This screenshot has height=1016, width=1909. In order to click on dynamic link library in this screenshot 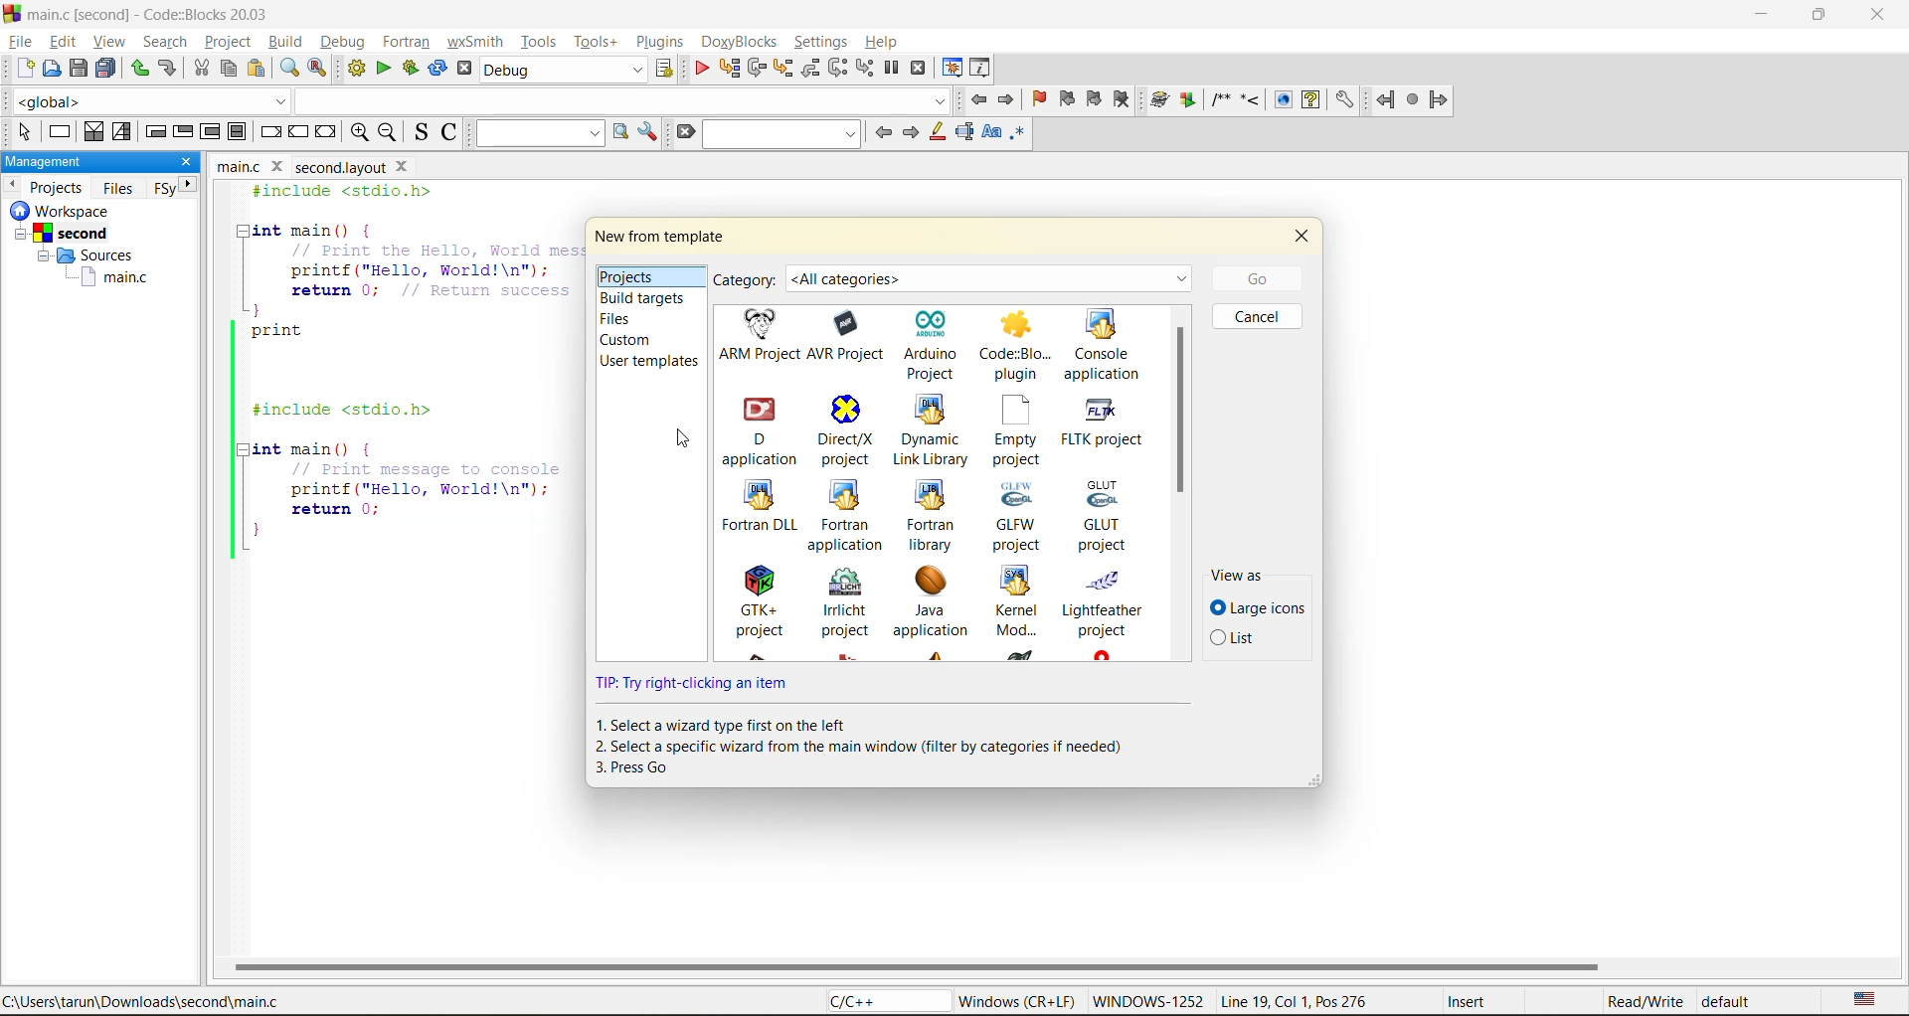, I will do `click(934, 428)`.